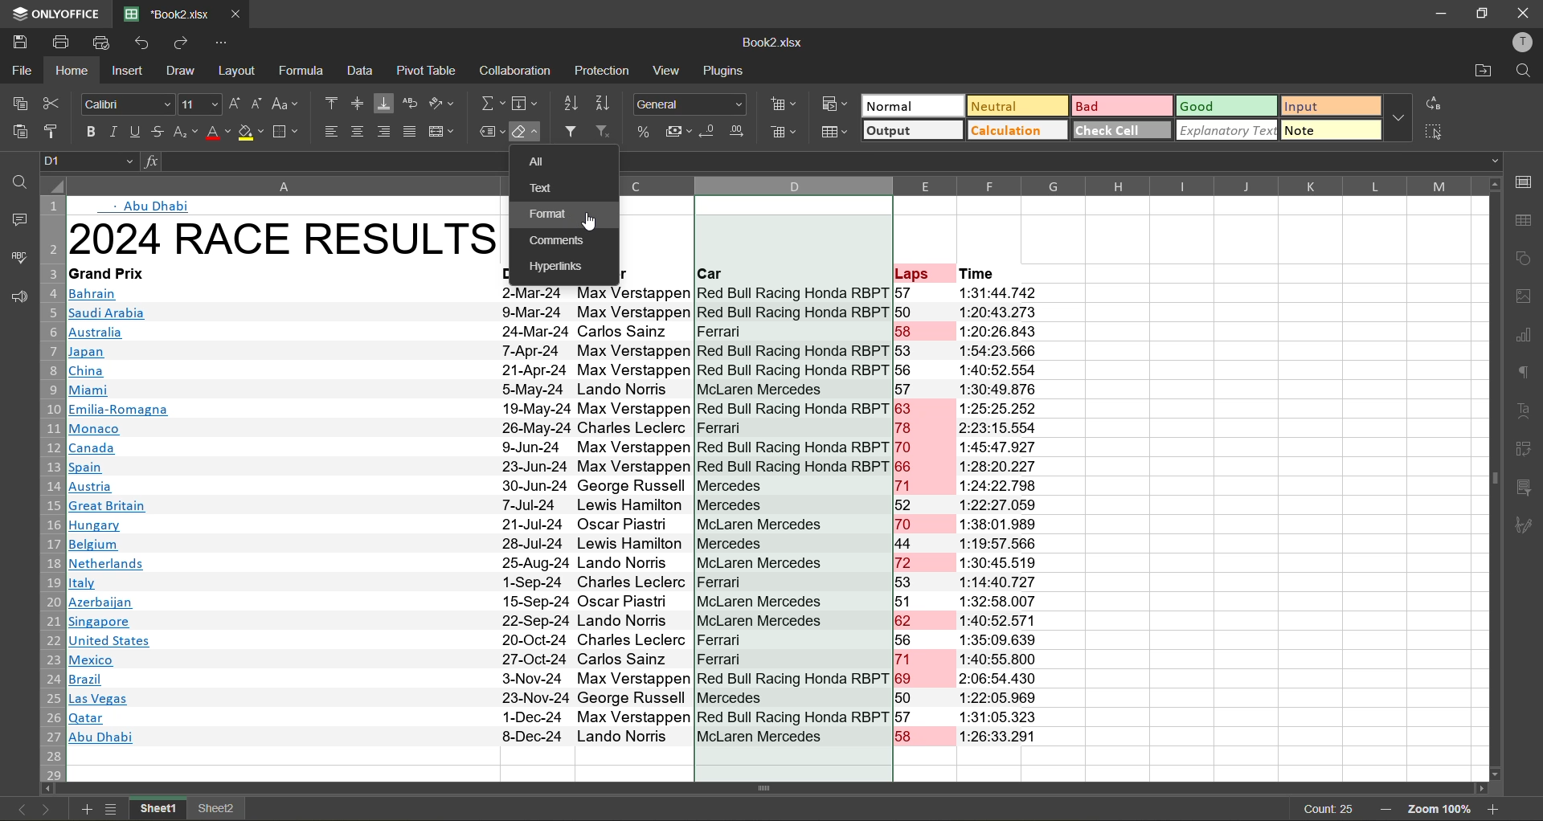 The width and height of the screenshot is (1543, 821). I want to click on fill color, so click(252, 133).